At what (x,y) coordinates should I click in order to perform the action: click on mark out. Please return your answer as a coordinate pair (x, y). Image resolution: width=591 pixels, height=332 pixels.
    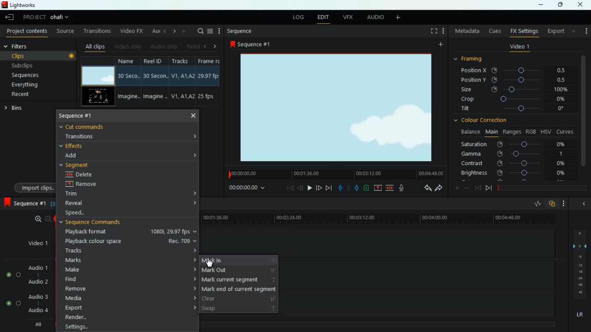
    Looking at the image, I should click on (240, 270).